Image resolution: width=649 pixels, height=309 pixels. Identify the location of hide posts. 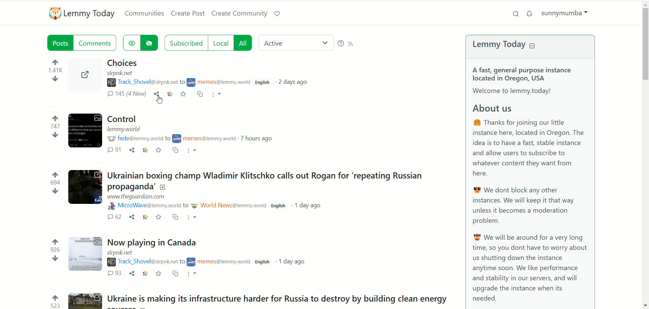
(150, 44).